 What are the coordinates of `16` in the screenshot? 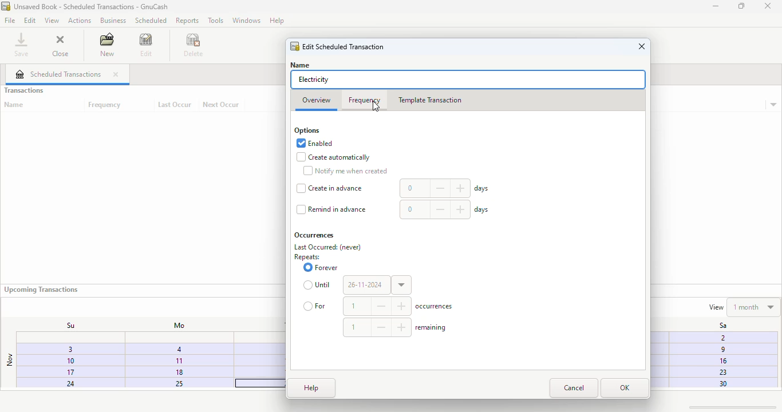 It's located at (722, 361).